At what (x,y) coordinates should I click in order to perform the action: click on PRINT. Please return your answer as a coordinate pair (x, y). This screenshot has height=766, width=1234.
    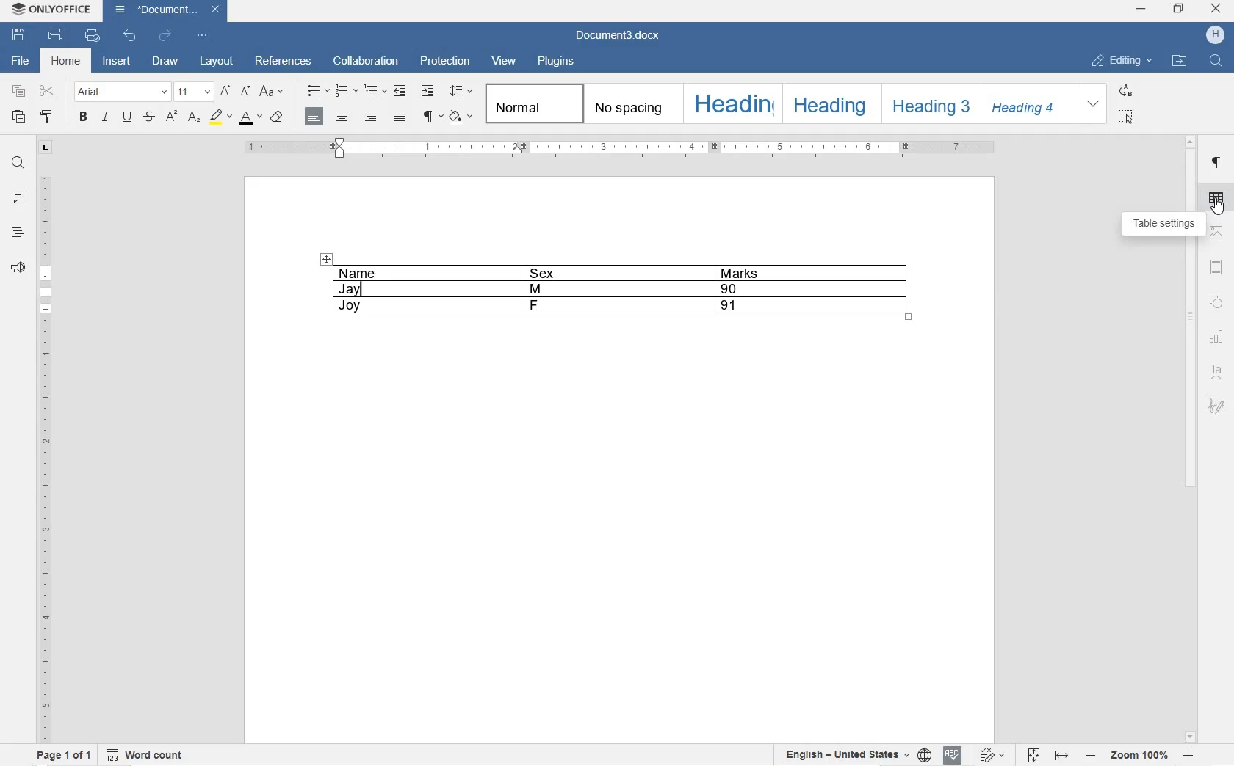
    Looking at the image, I should click on (55, 34).